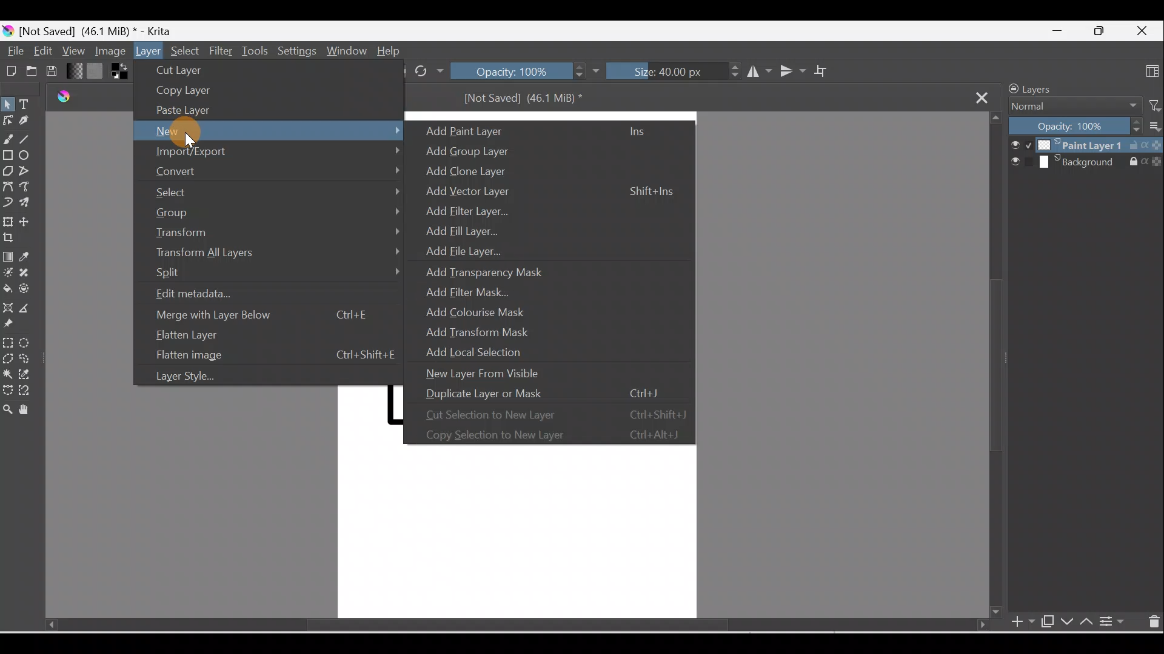  What do you see at coordinates (1089, 623) in the screenshot?
I see `Move layer/mask up` at bounding box center [1089, 623].